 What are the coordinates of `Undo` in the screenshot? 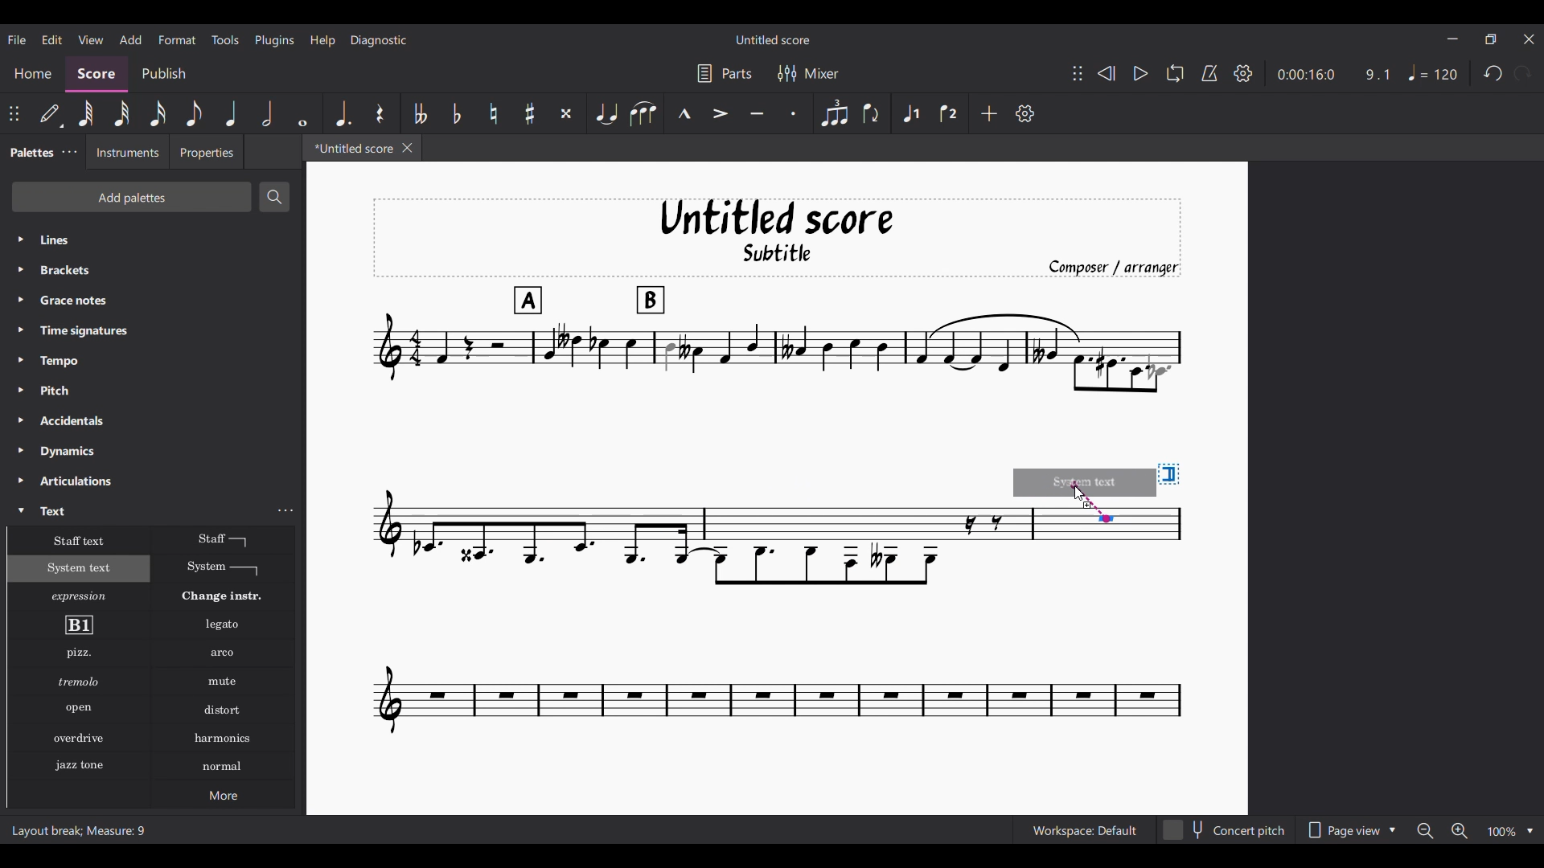 It's located at (1494, 72).